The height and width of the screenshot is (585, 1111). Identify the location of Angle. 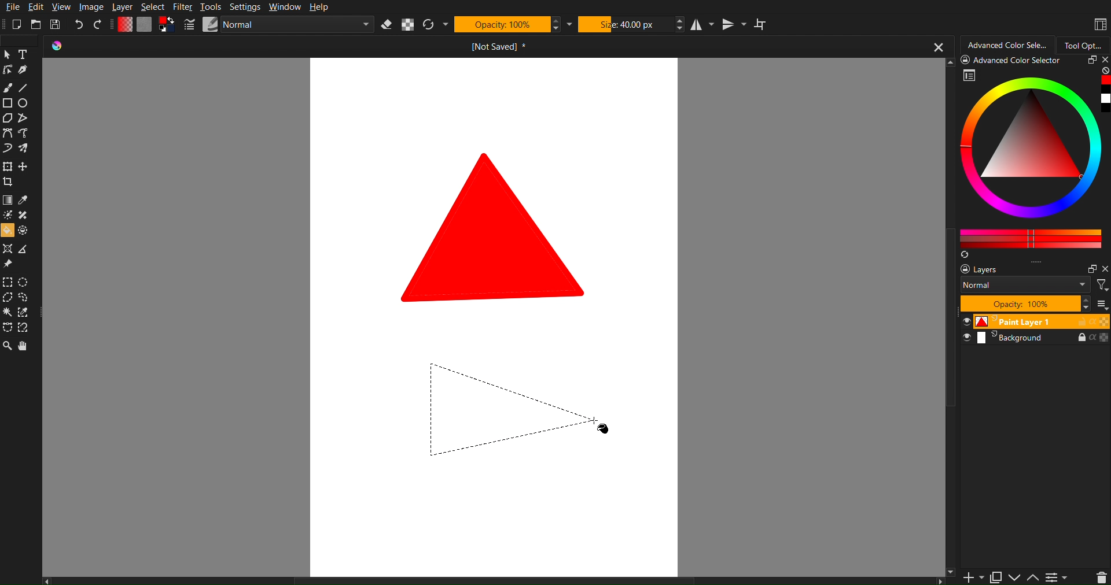
(23, 251).